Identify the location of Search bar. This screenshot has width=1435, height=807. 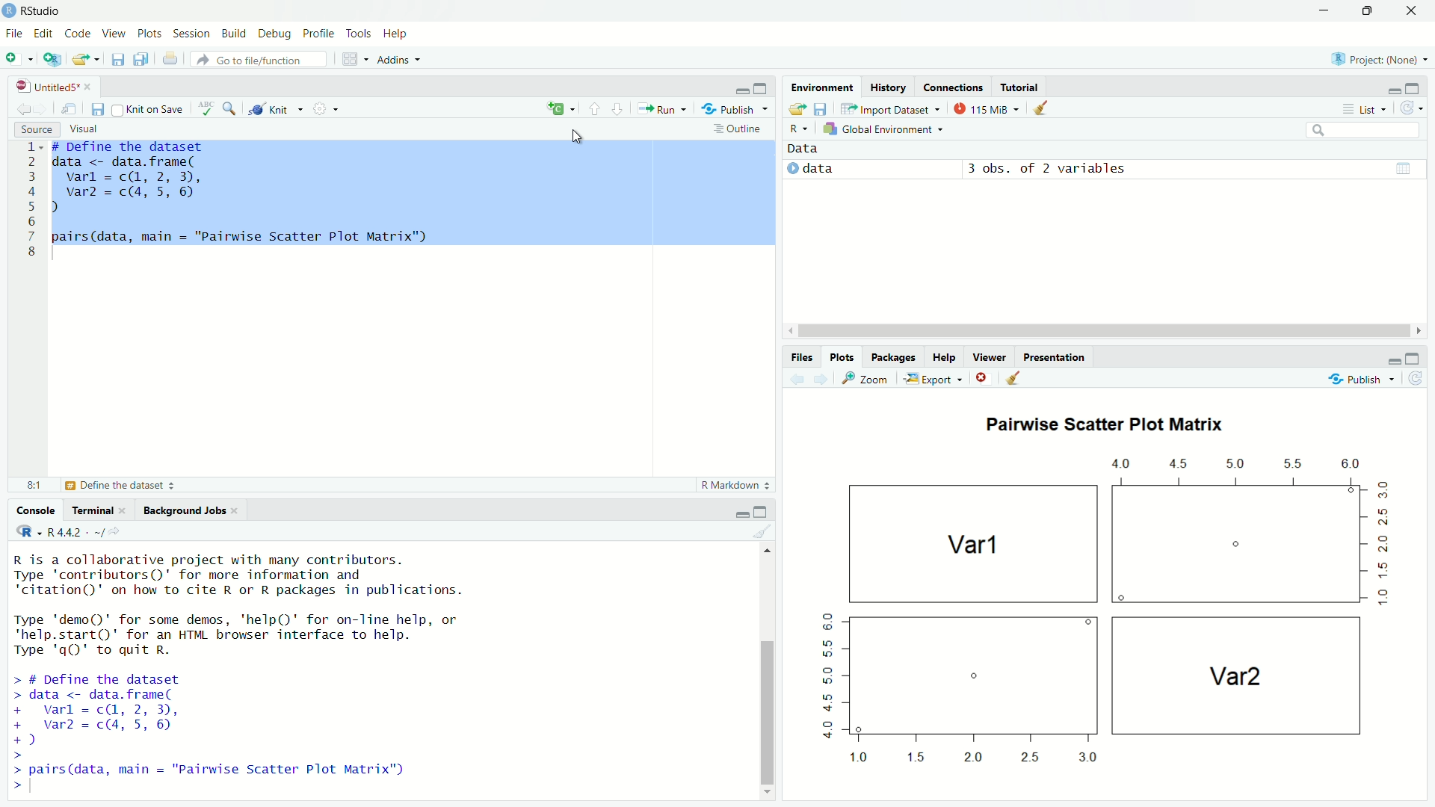
(1363, 131).